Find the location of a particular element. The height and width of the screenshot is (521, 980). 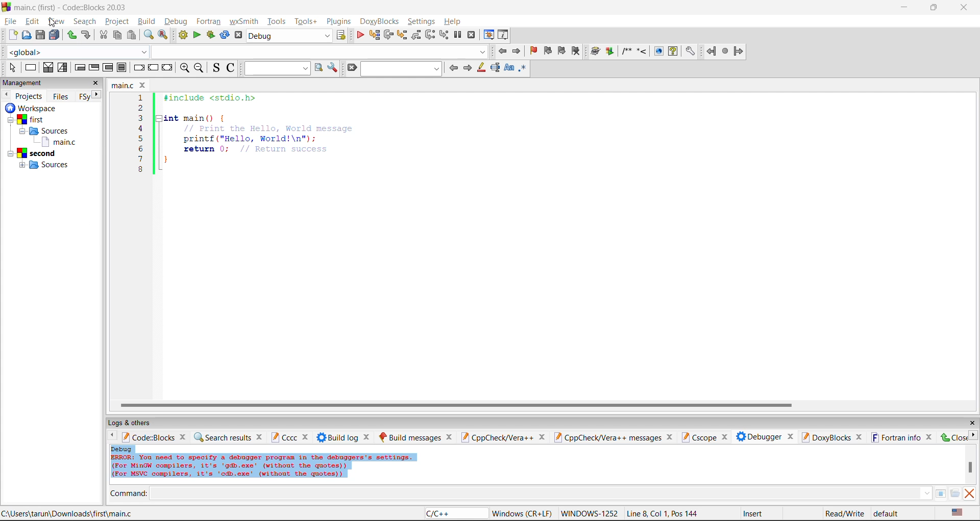

paste is located at coordinates (132, 37).